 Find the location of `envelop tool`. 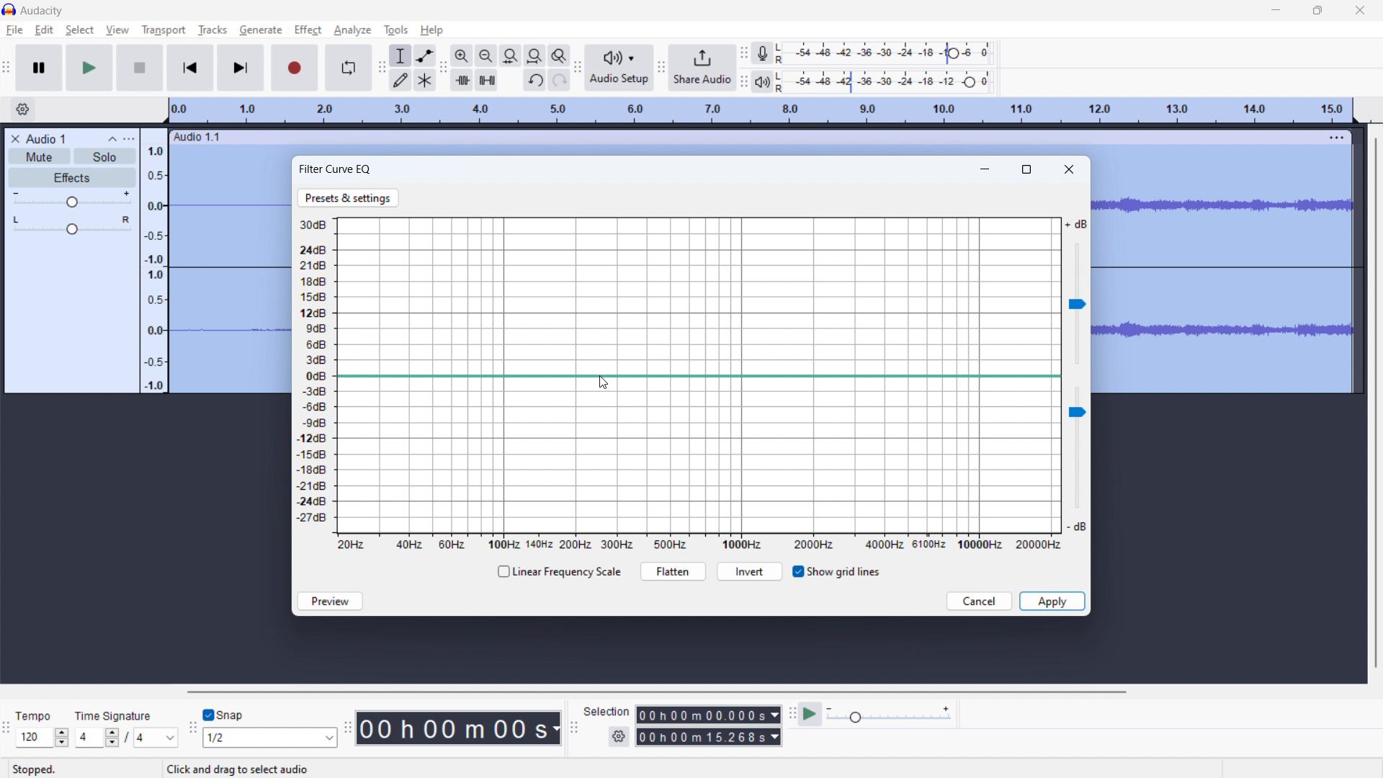

envelop tool is located at coordinates (425, 55).